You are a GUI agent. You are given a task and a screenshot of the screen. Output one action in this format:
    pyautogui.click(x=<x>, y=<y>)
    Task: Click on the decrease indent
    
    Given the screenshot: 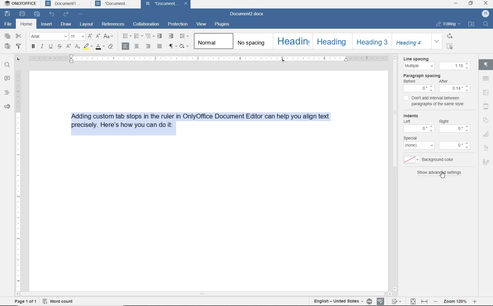 What is the action you would take?
    pyautogui.click(x=160, y=37)
    